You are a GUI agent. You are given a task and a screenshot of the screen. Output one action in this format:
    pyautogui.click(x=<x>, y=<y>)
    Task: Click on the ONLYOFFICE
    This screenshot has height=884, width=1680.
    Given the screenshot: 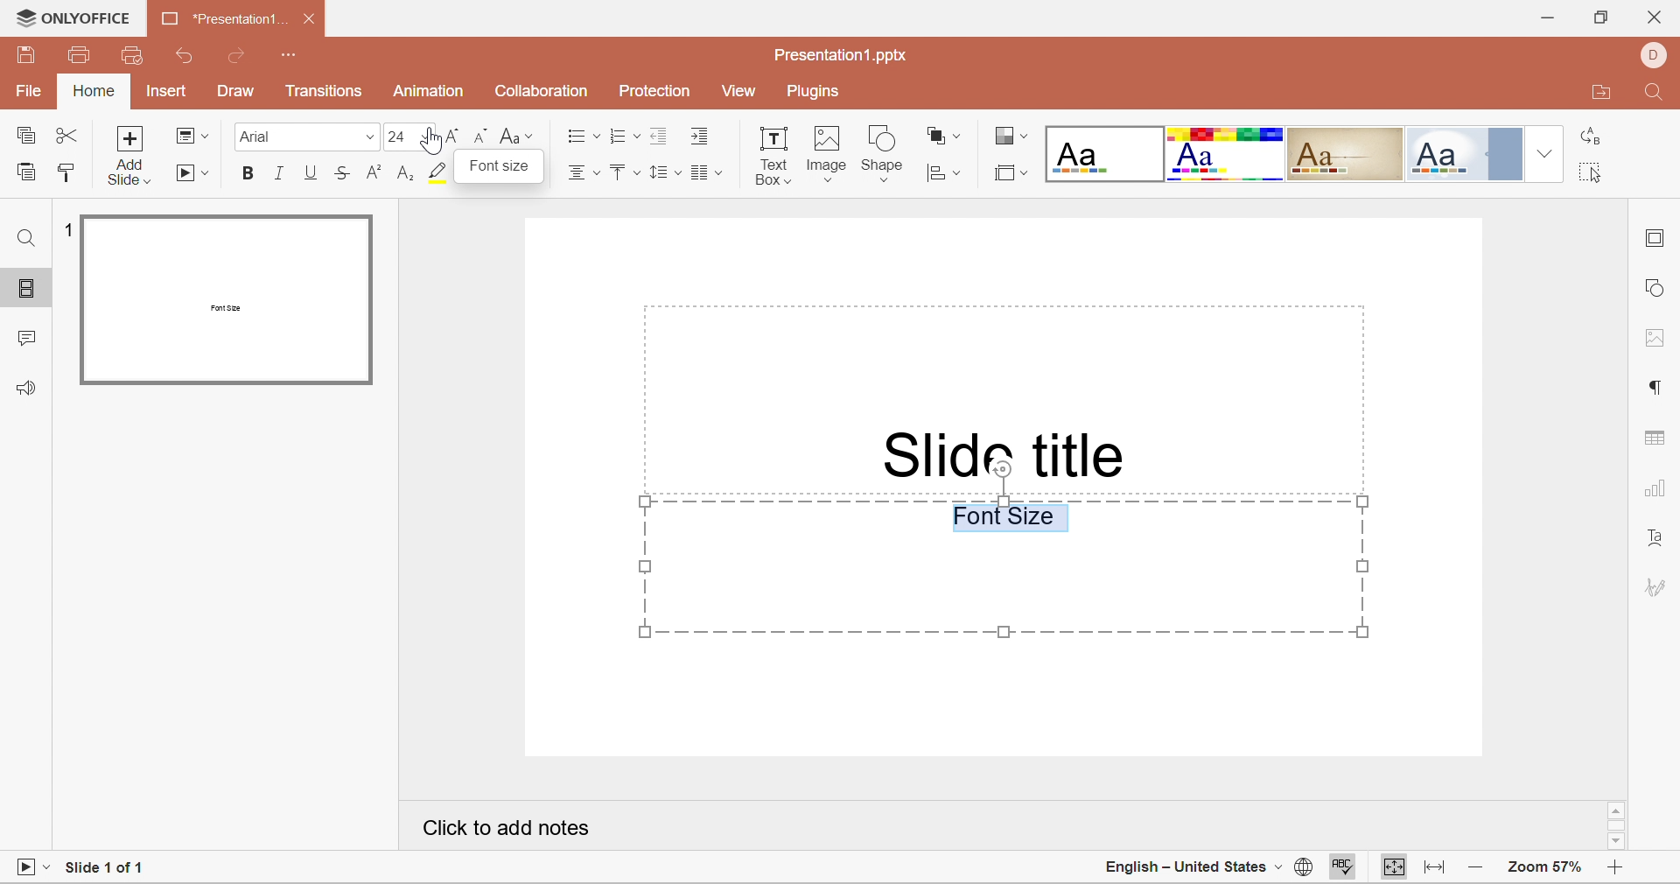 What is the action you would take?
    pyautogui.click(x=88, y=18)
    